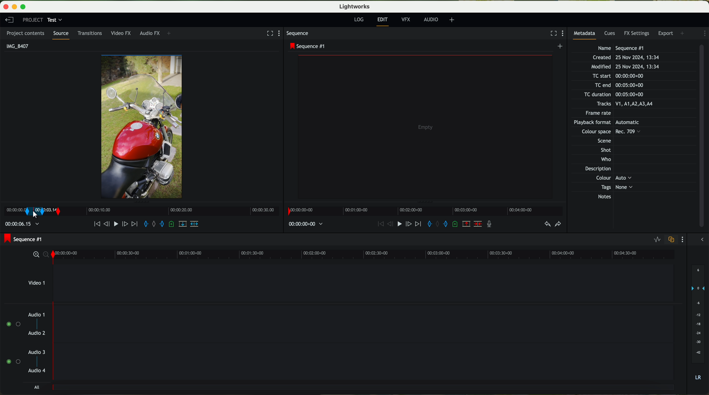 The image size is (709, 395). Describe the element at coordinates (269, 33) in the screenshot. I see `fullscreen` at that location.